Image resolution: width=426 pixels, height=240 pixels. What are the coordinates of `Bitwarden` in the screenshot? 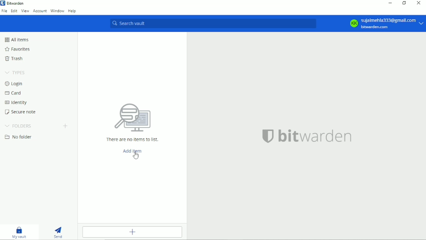 It's located at (16, 3).